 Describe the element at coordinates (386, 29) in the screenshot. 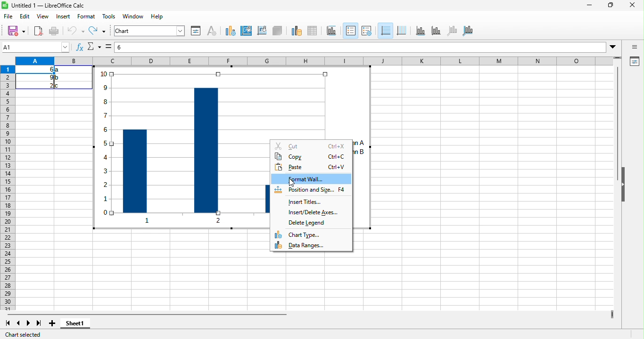

I see `horizontal grid` at that location.